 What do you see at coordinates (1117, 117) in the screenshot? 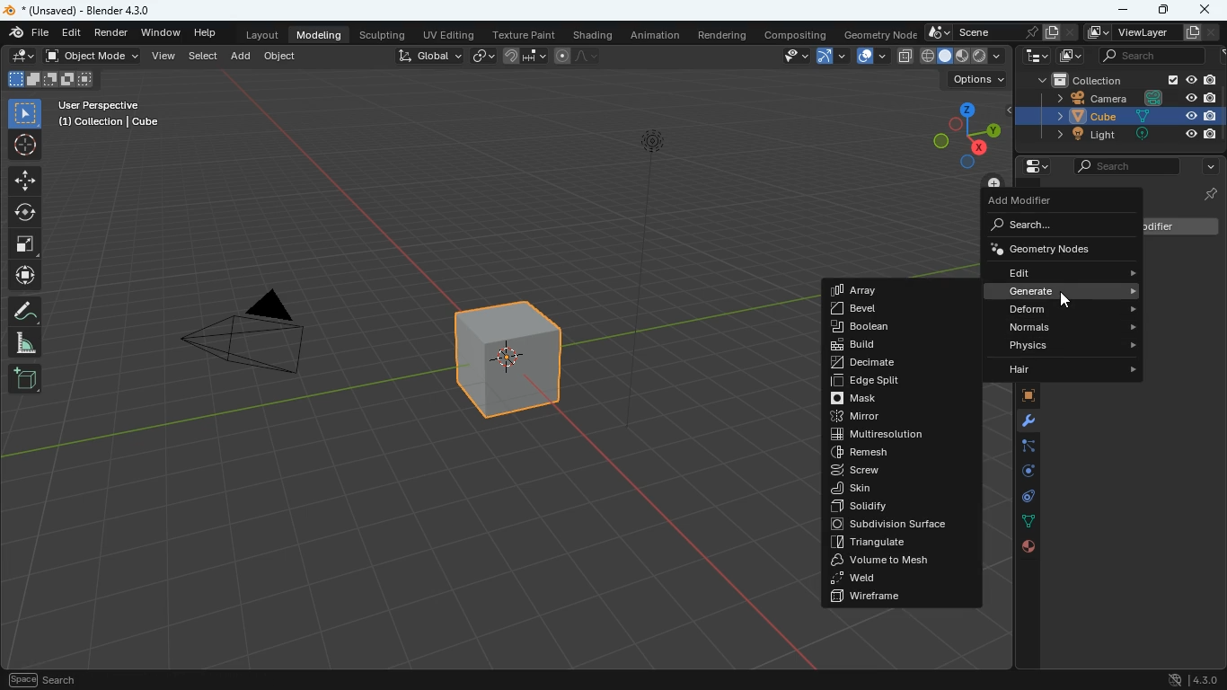
I see `cube` at bounding box center [1117, 117].